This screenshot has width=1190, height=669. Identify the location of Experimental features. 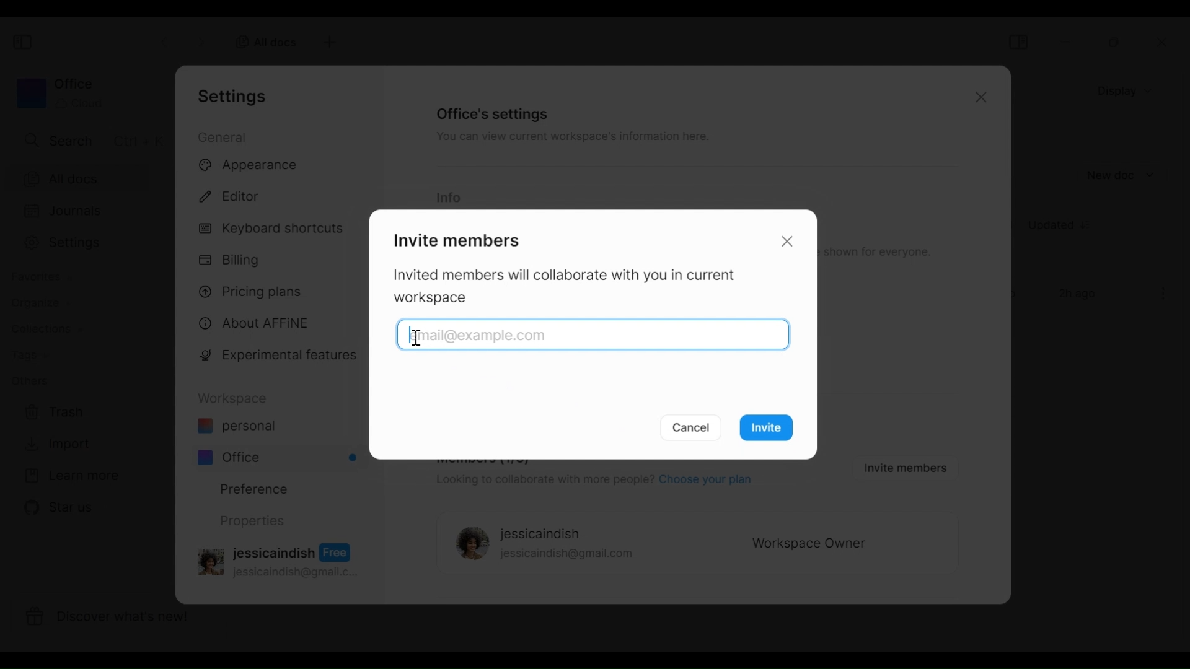
(281, 357).